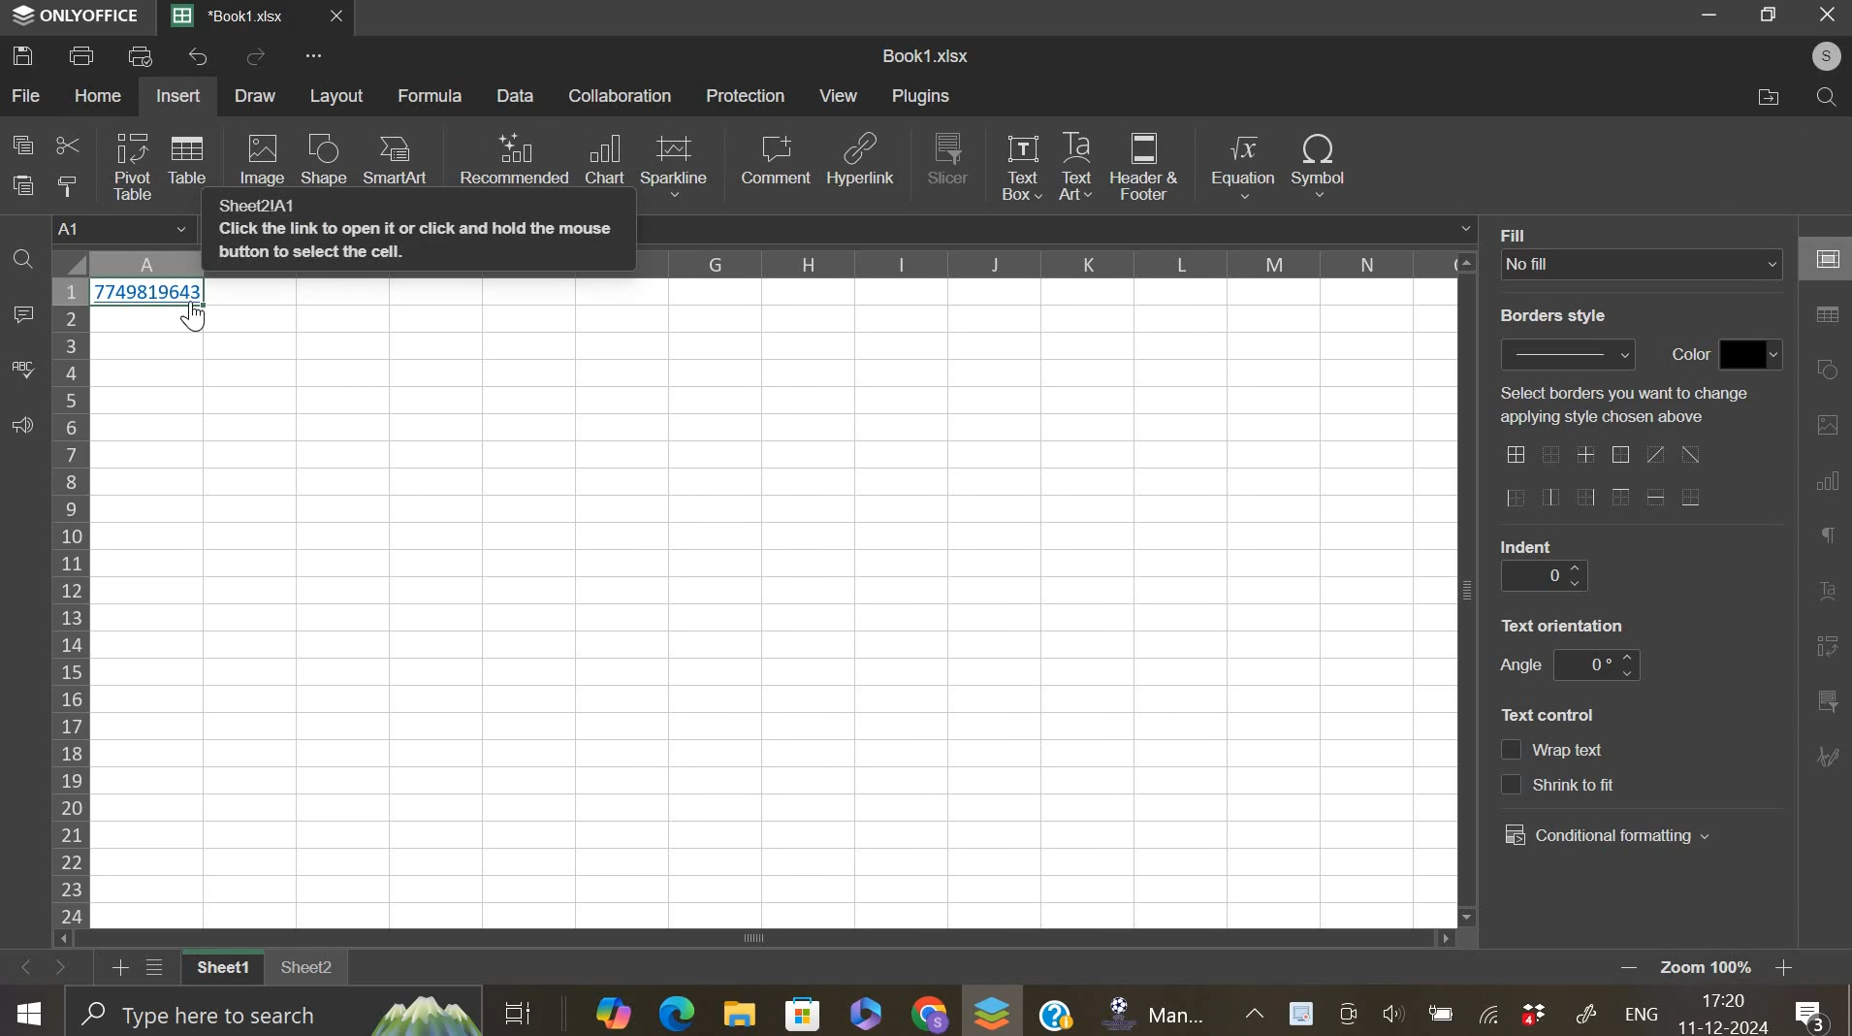 This screenshot has width=1852, height=1036. I want to click on text, so click(1520, 666).